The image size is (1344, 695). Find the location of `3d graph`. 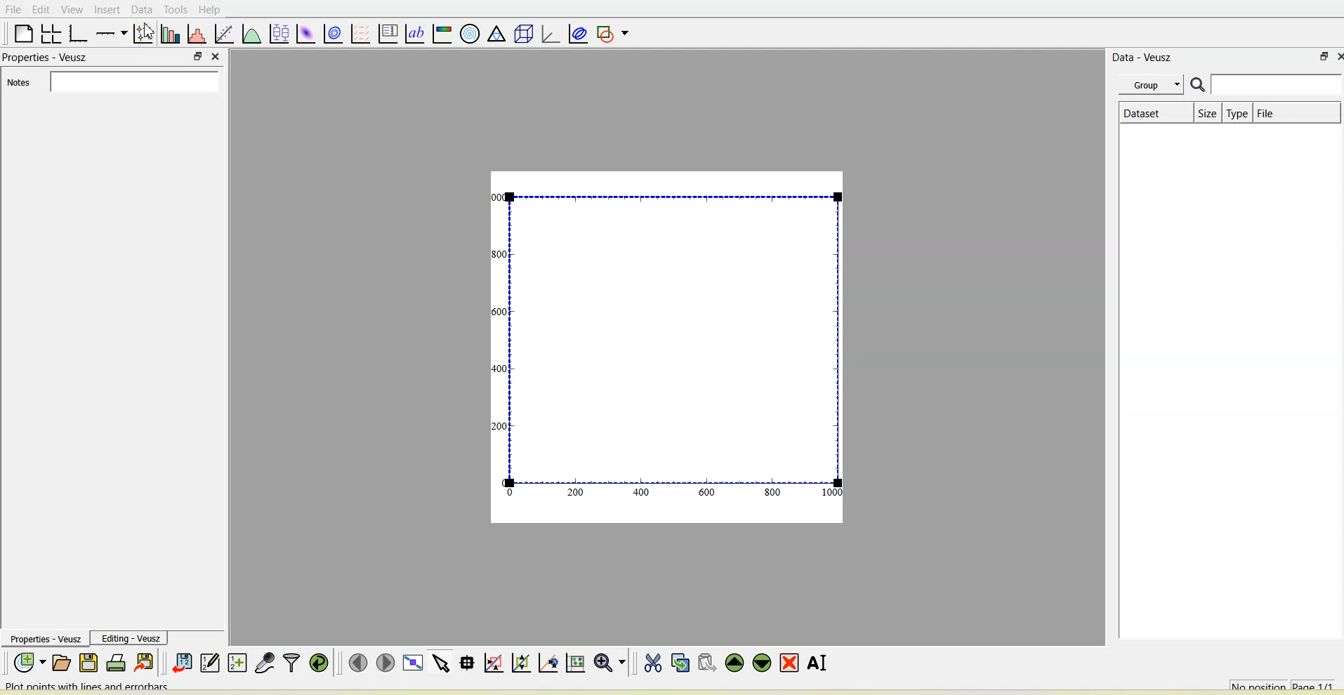

3d graph is located at coordinates (548, 32).